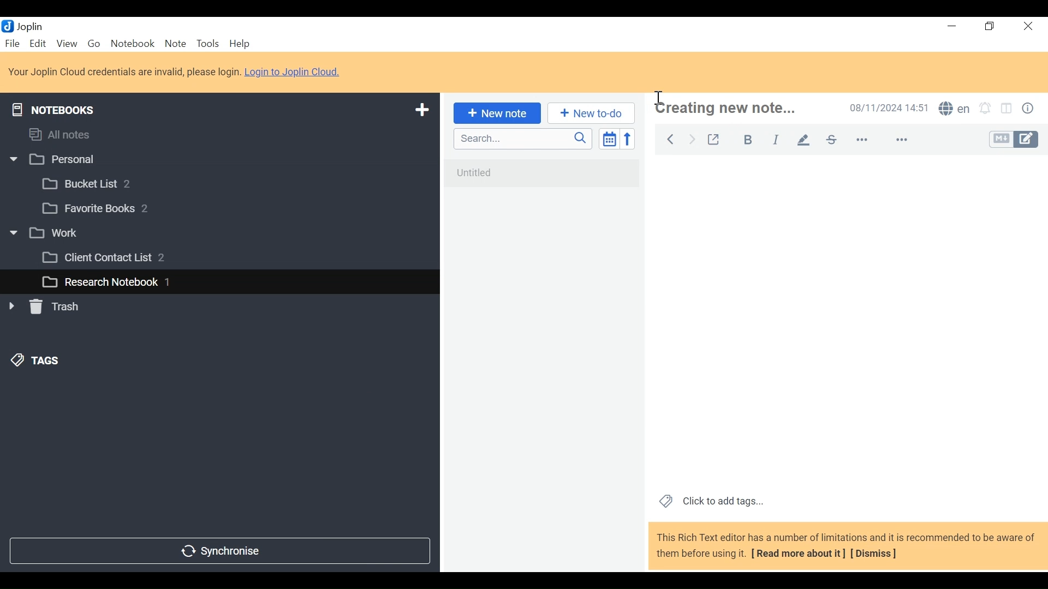 The image size is (1048, 589). I want to click on more options, so click(869, 140).